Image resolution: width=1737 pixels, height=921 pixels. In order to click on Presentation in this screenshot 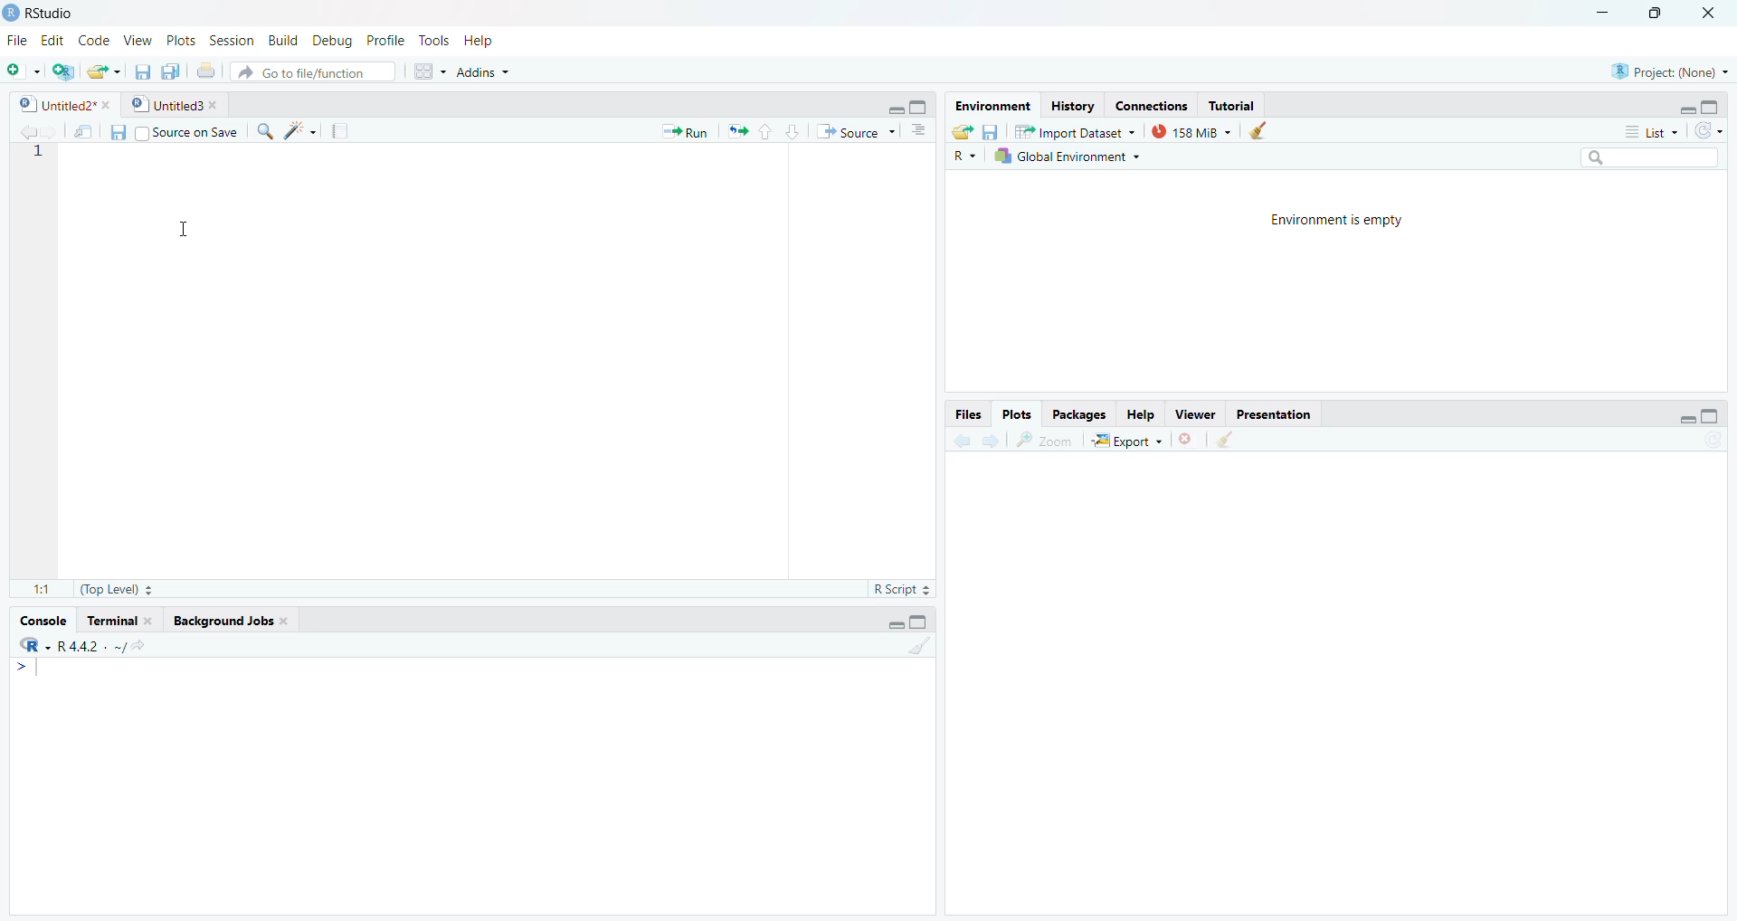, I will do `click(1275, 414)`.